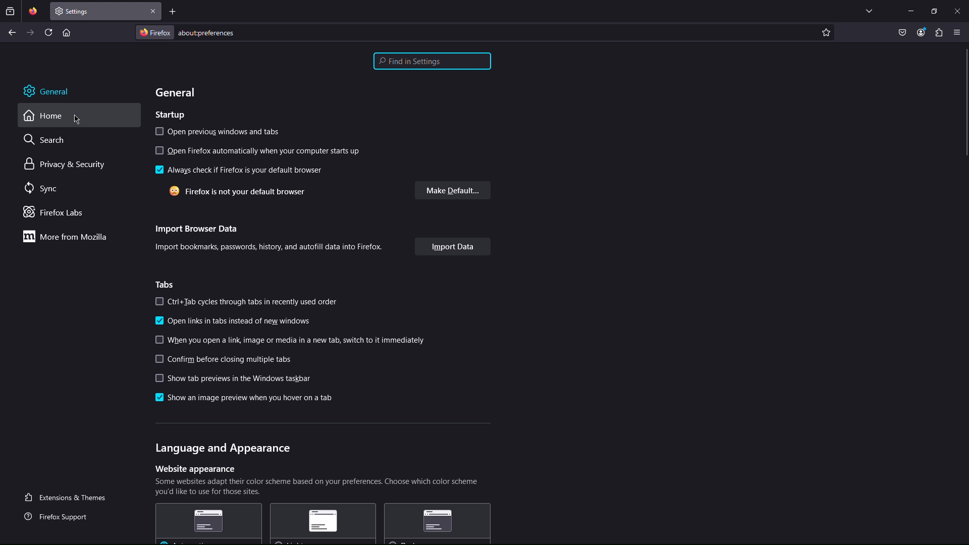  Describe the element at coordinates (153, 11) in the screenshot. I see `Close` at that location.